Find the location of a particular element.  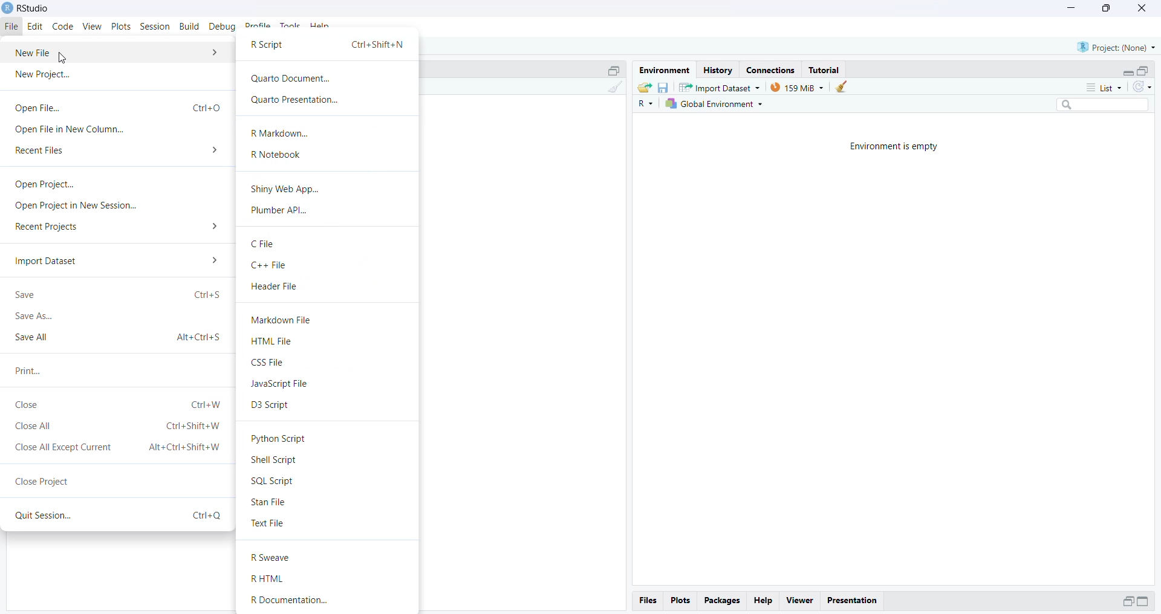

refresh list is located at coordinates (1142, 88).